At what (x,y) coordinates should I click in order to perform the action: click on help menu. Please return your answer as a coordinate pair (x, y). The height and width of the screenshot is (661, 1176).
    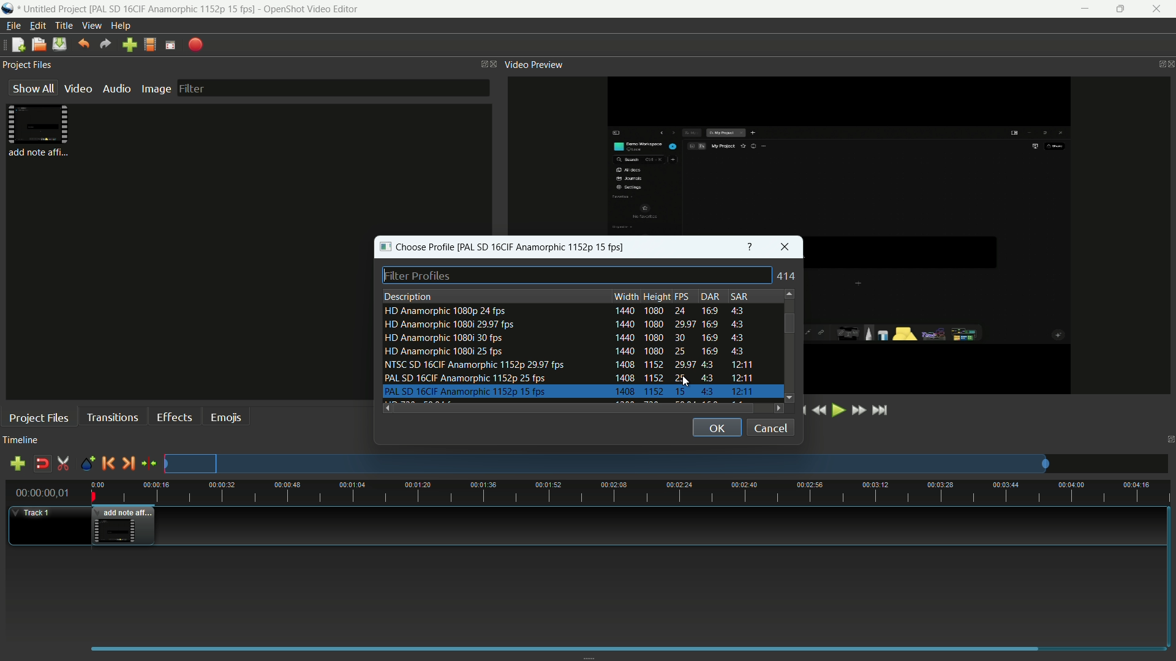
    Looking at the image, I should click on (122, 24).